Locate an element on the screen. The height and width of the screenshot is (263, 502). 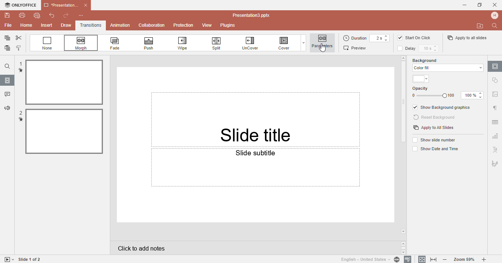
View is located at coordinates (208, 26).